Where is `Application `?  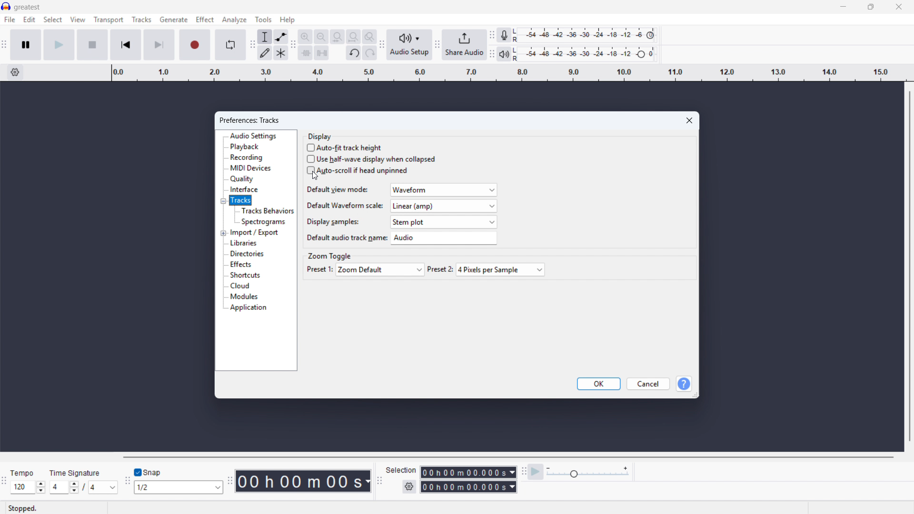 Application  is located at coordinates (248, 308).